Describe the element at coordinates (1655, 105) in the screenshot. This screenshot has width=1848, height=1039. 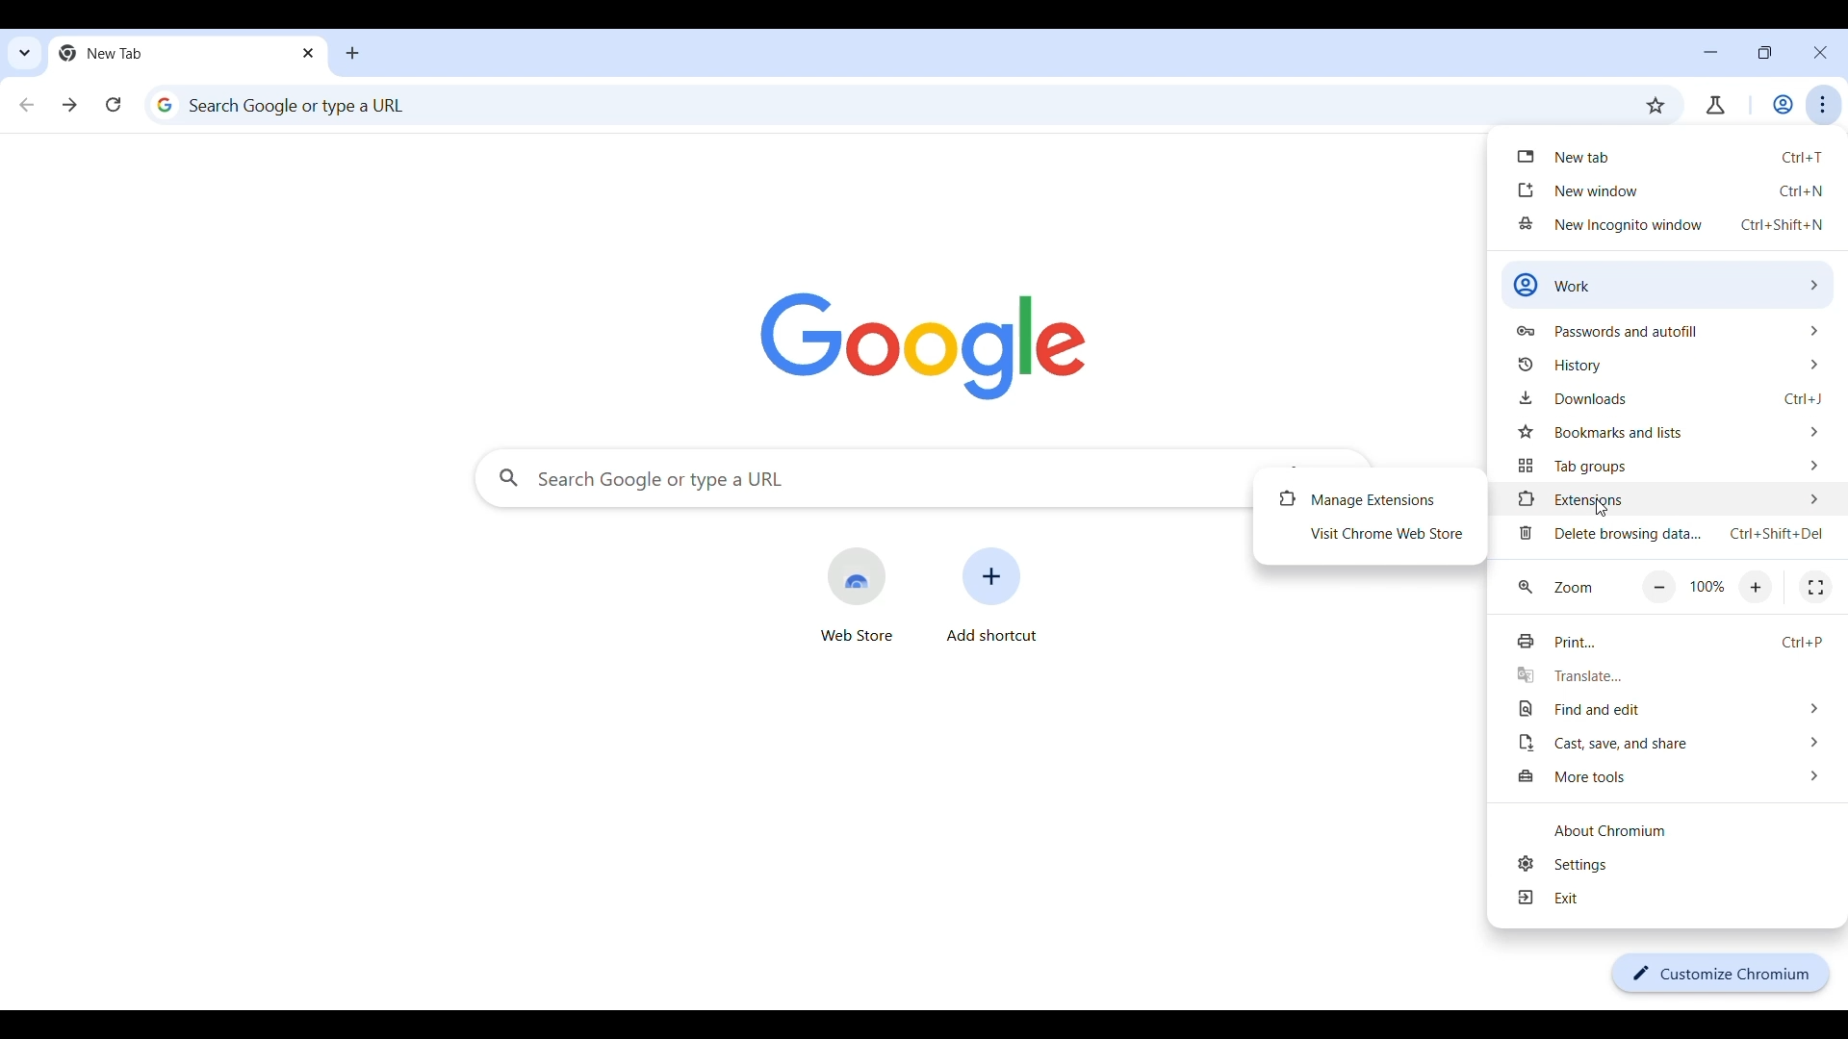
I see `Bookmark current tab` at that location.